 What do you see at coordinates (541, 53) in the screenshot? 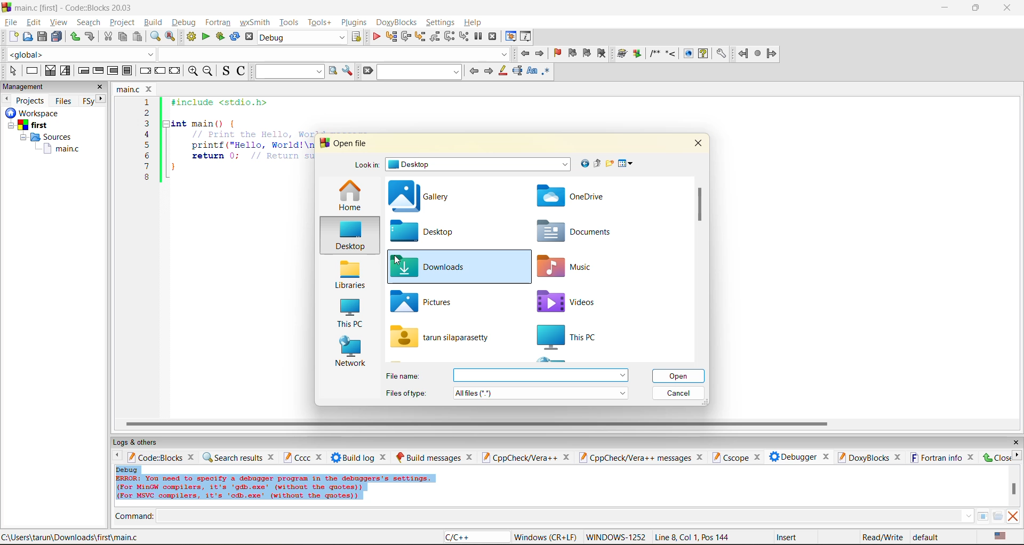
I see `jump forward` at bounding box center [541, 53].